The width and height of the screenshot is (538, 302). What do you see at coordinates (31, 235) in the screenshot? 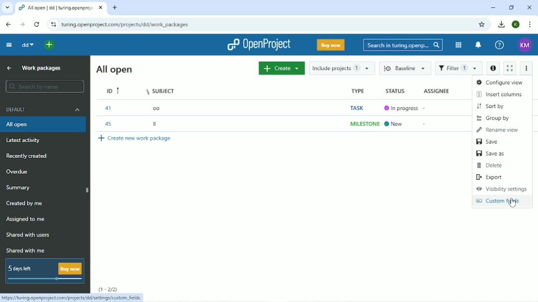
I see `Shared with users` at bounding box center [31, 235].